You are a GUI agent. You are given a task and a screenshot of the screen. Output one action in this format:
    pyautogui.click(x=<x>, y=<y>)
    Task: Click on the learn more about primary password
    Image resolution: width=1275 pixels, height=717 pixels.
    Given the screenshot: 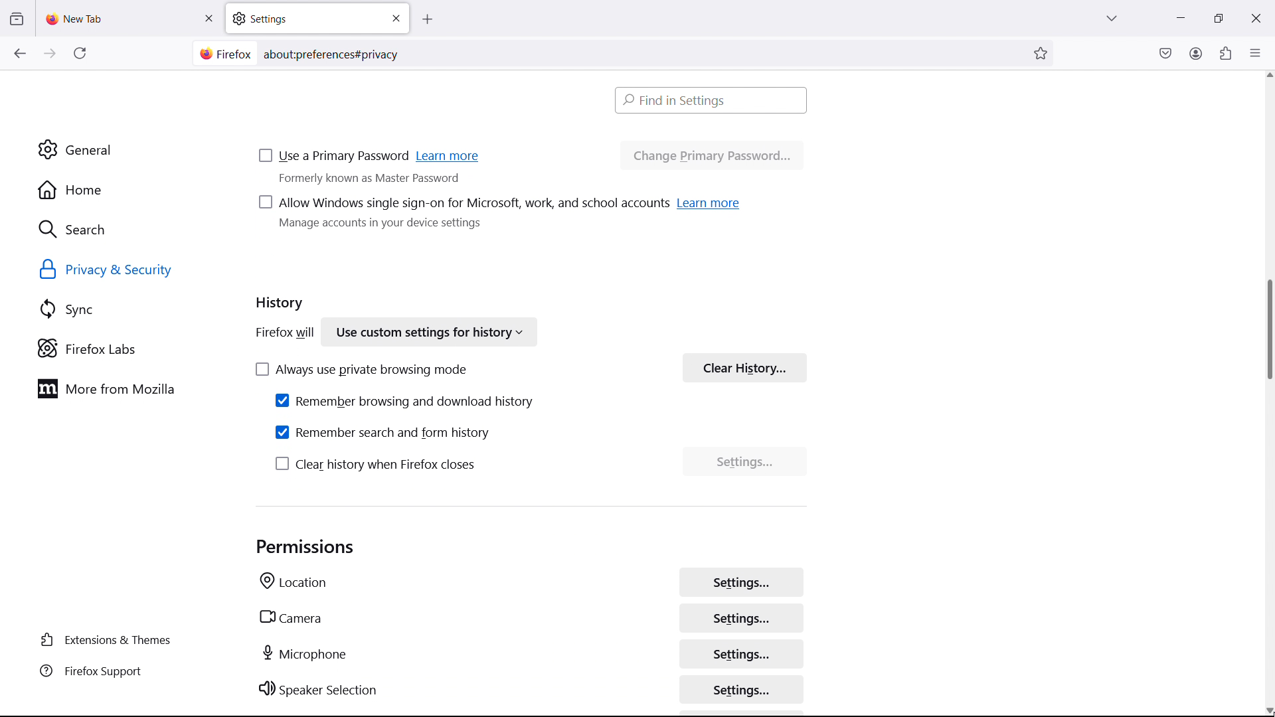 What is the action you would take?
    pyautogui.click(x=450, y=155)
    